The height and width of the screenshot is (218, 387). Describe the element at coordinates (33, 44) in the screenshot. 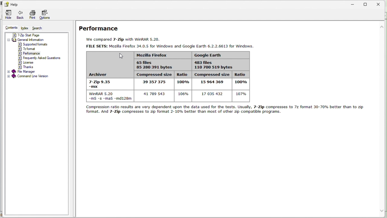

I see `Supported formats` at that location.